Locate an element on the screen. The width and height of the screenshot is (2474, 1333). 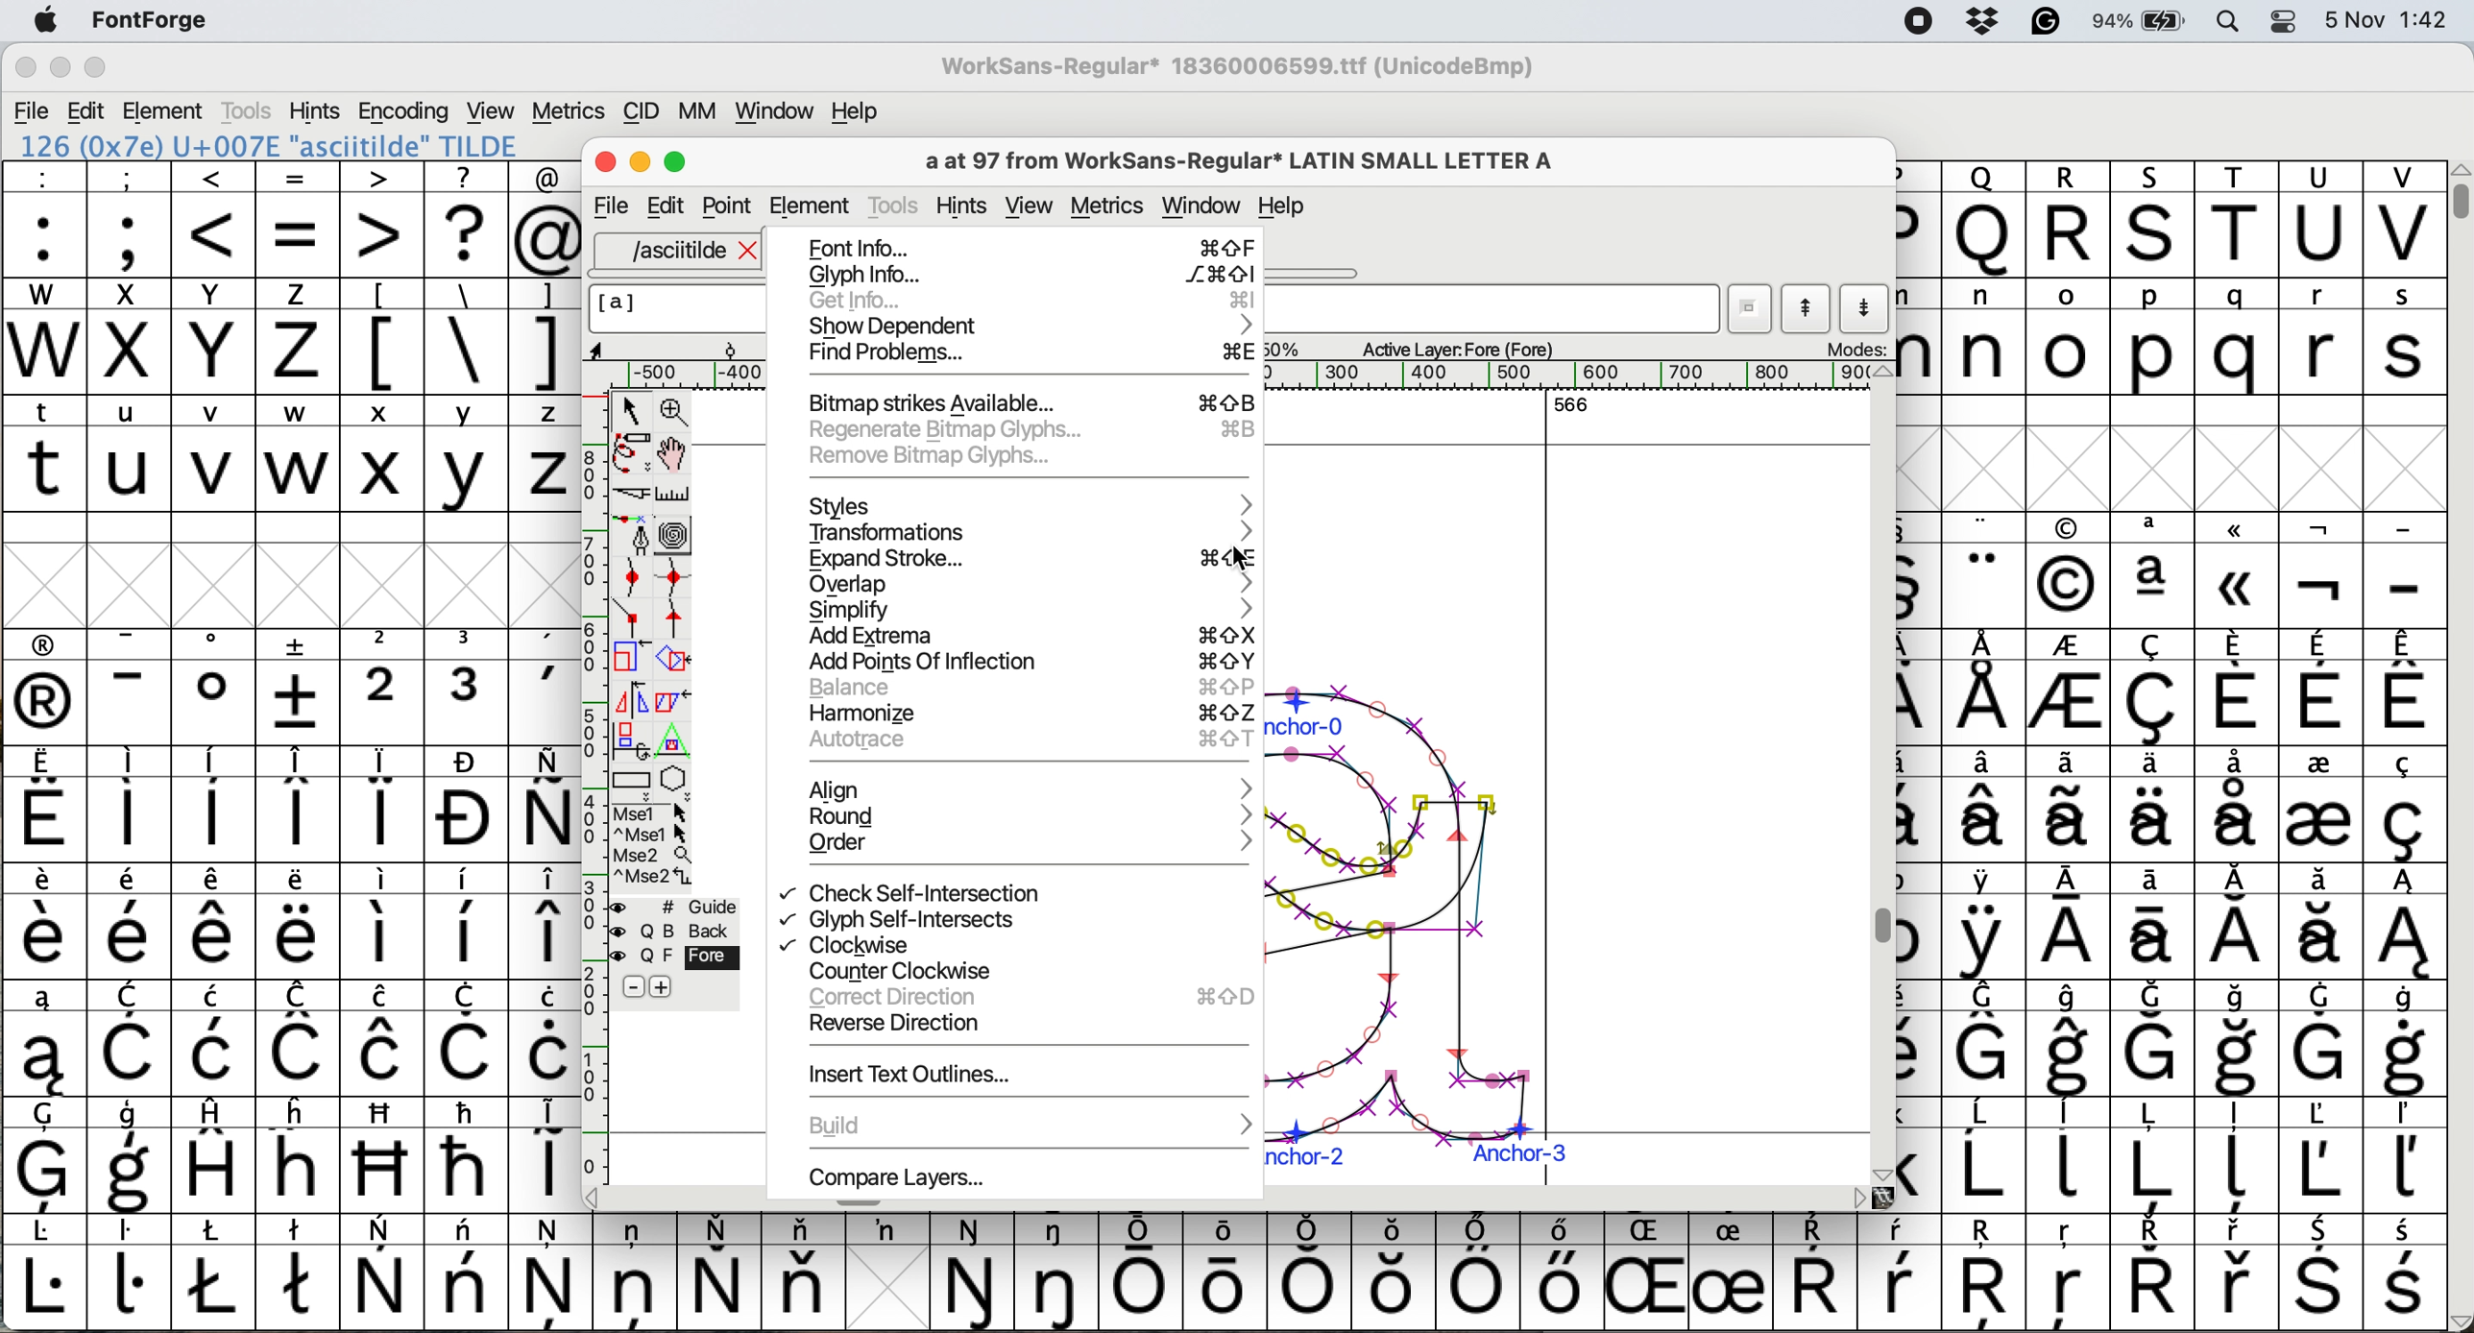
symbol is located at coordinates (2407, 687).